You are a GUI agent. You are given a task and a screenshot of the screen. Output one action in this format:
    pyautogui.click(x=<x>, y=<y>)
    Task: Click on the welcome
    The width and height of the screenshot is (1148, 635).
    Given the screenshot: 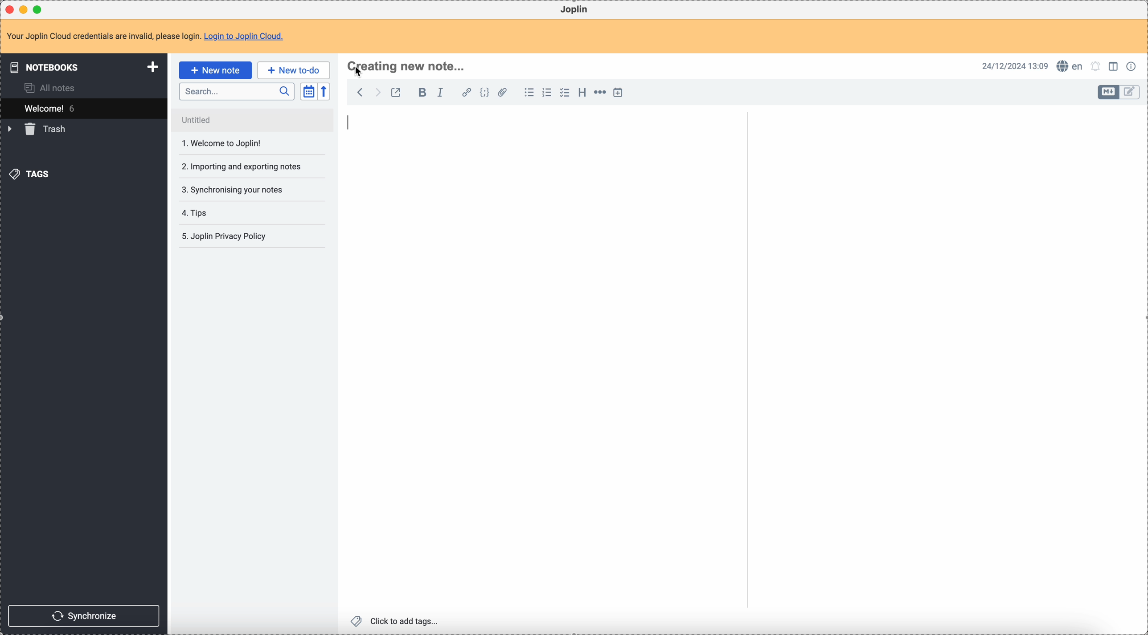 What is the action you would take?
    pyautogui.click(x=83, y=108)
    